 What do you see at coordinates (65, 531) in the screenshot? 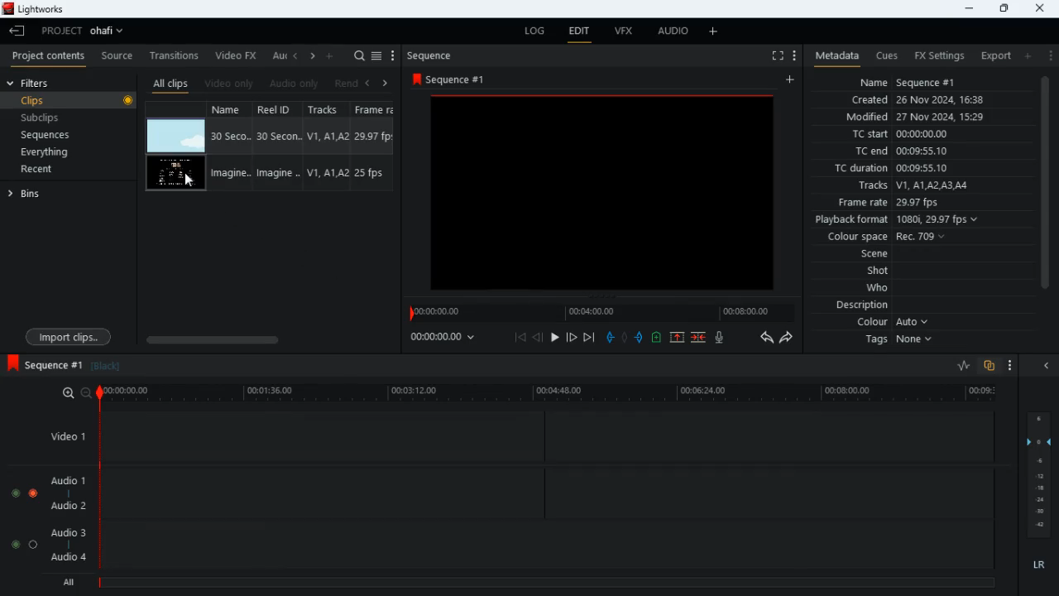
I see `audio 3` at bounding box center [65, 531].